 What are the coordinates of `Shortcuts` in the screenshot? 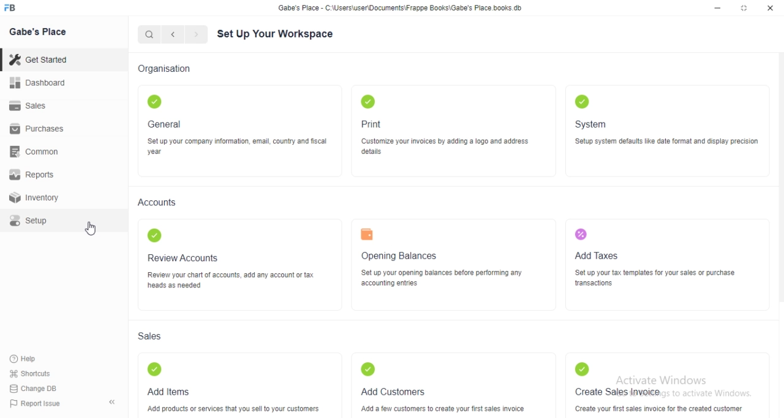 It's located at (34, 373).